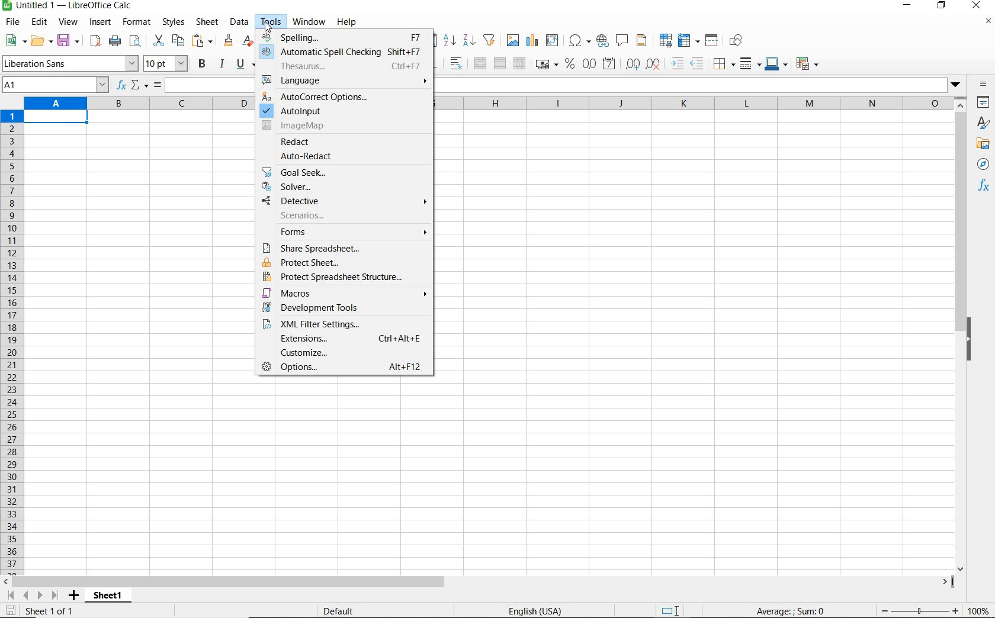 The width and height of the screenshot is (995, 618). I want to click on selected cell, so click(57, 116).